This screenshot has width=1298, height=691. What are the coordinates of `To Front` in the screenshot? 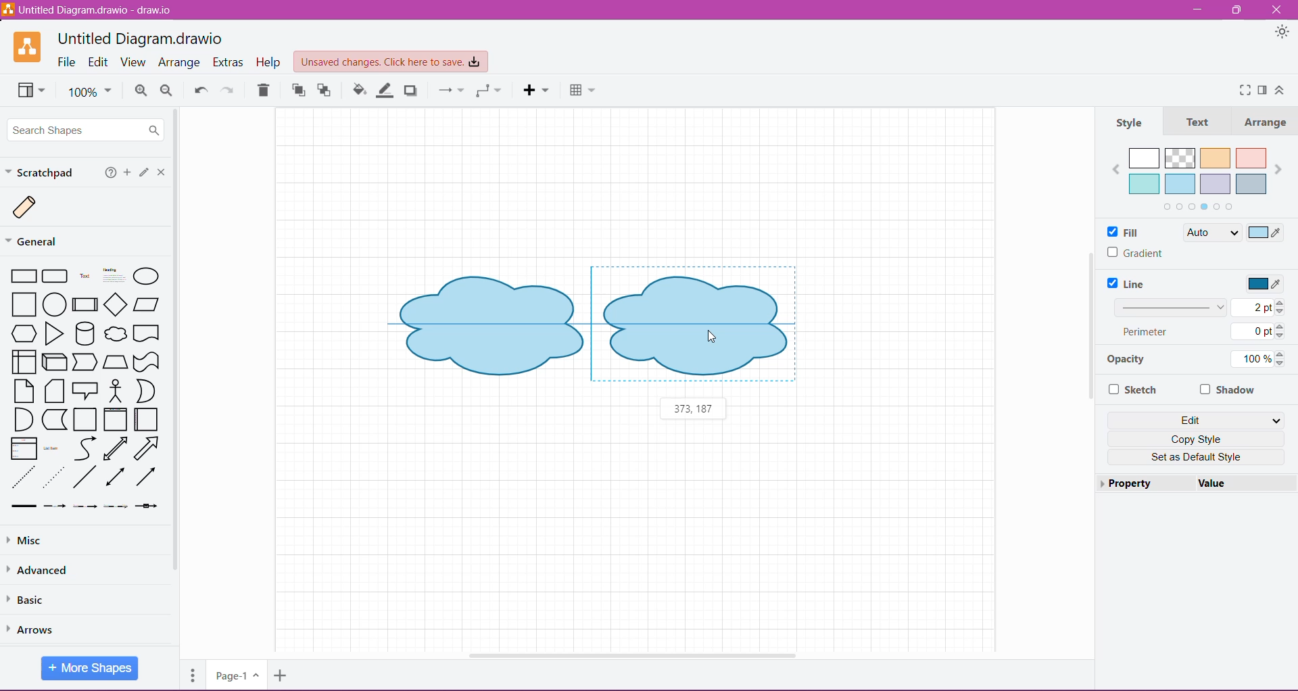 It's located at (297, 91).